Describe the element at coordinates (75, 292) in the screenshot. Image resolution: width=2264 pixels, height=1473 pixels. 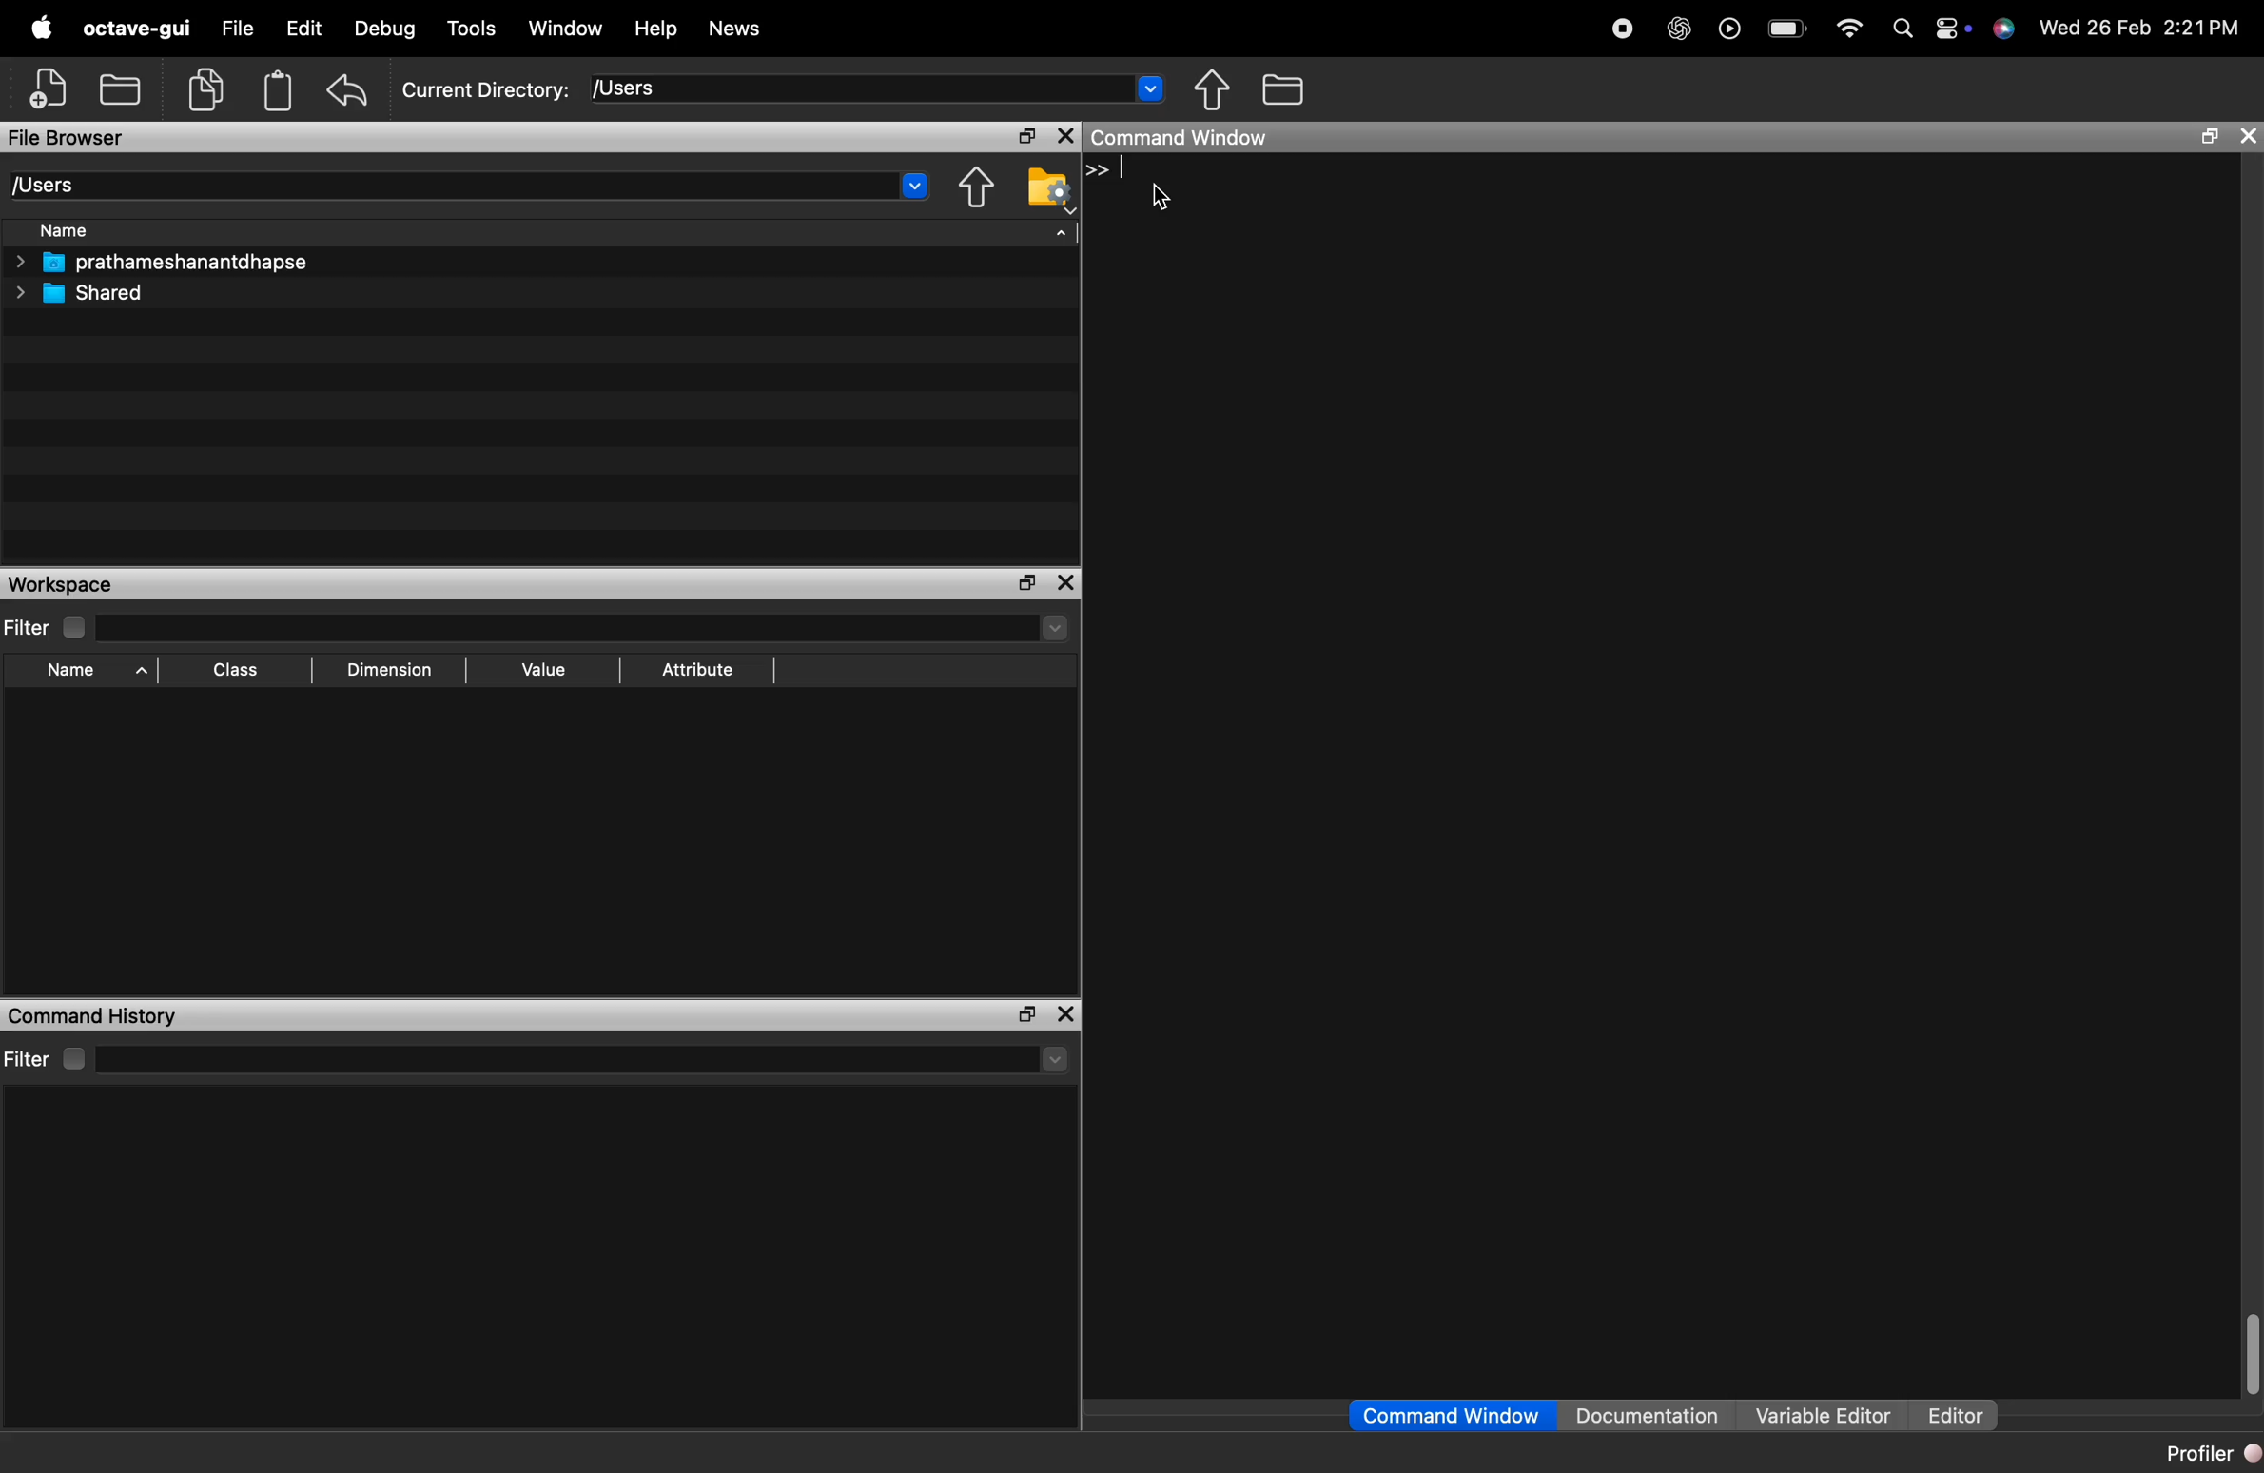
I see `Shared` at that location.